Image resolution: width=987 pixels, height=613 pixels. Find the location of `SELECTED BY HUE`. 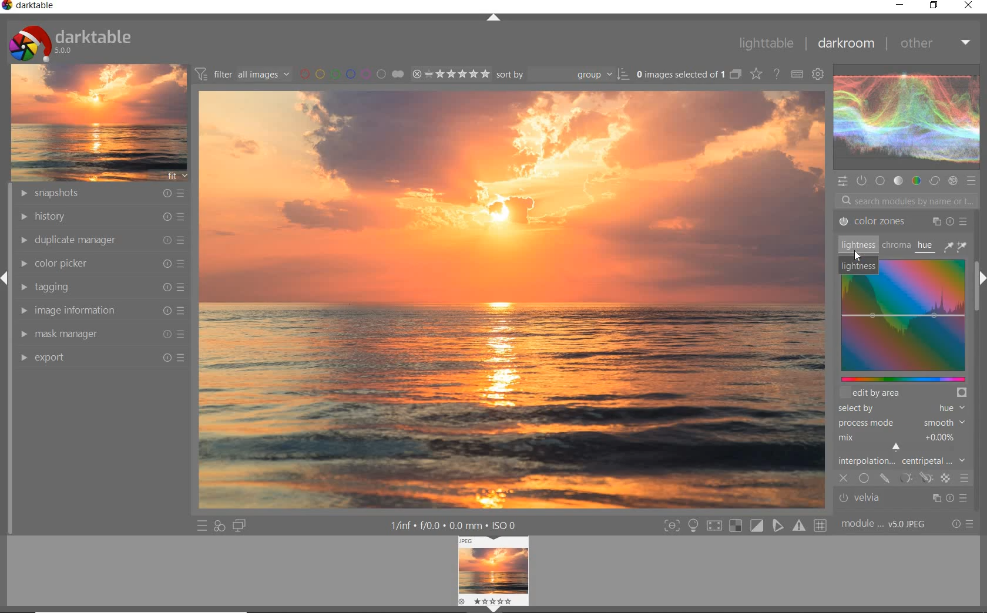

SELECTED BY HUE is located at coordinates (902, 408).